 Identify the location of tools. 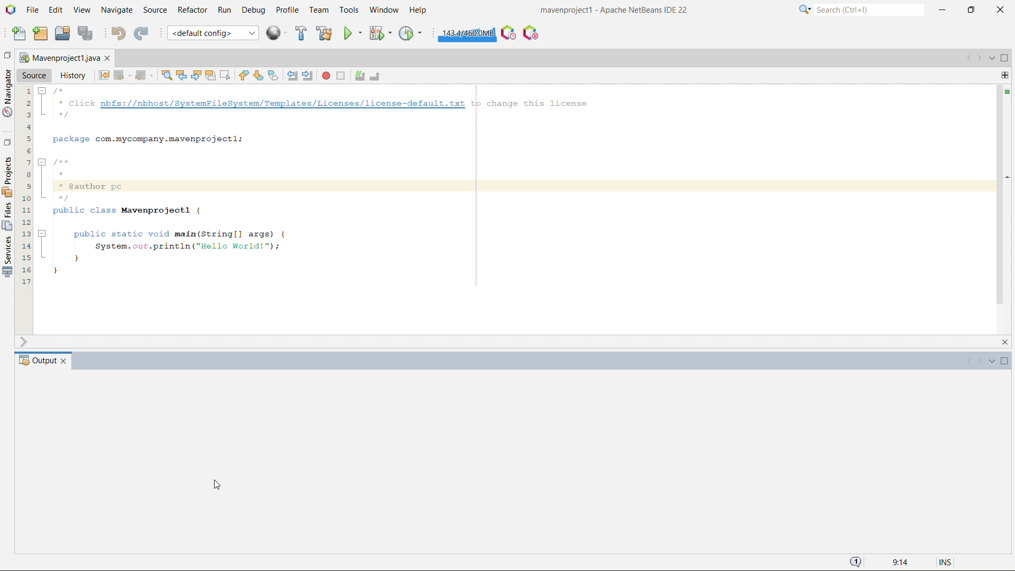
(349, 11).